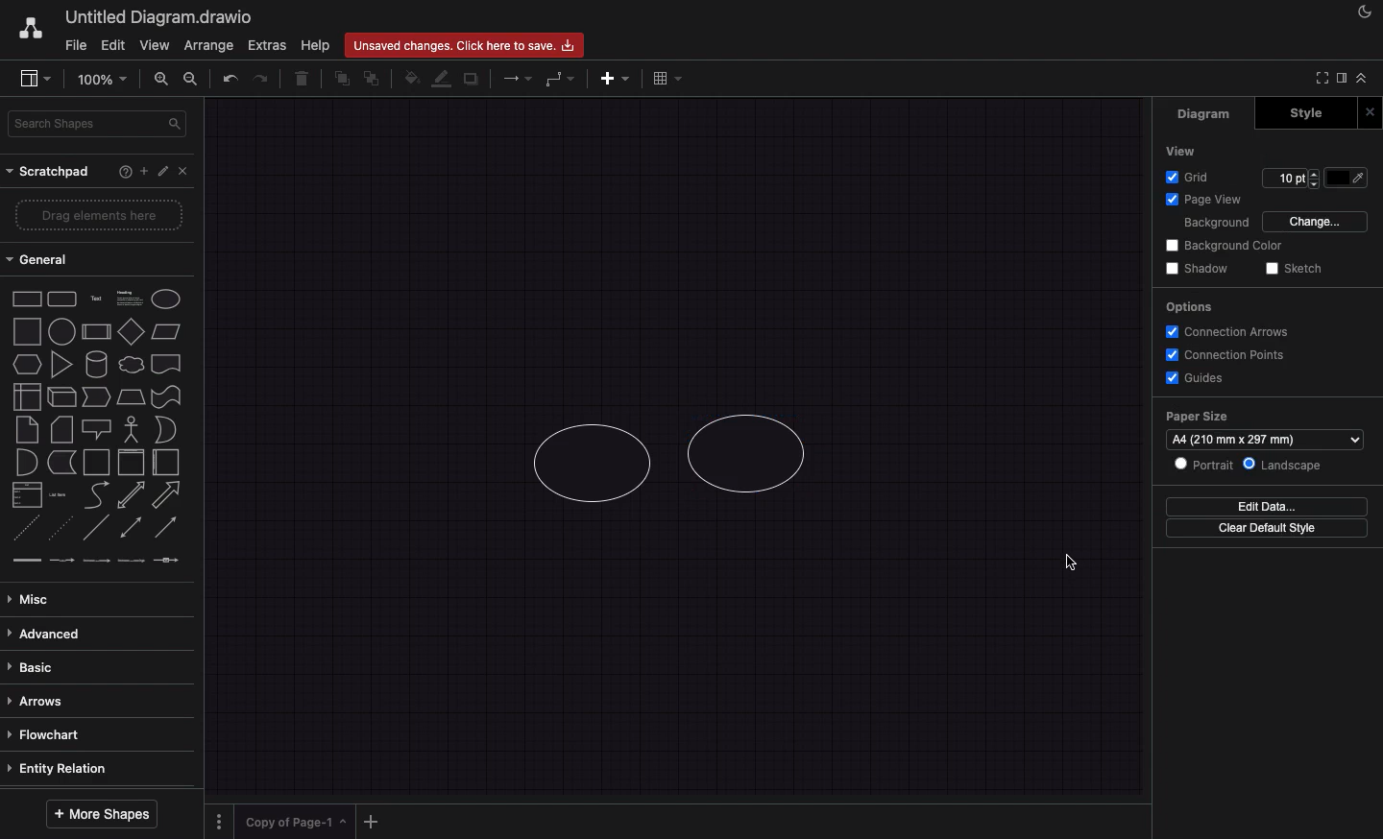  I want to click on circle, so click(62, 331).